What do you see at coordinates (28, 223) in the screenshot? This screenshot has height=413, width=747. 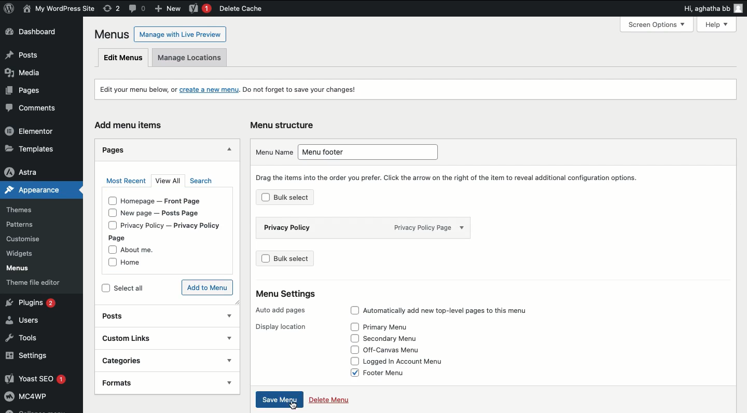 I see `Patterns` at bounding box center [28, 223].